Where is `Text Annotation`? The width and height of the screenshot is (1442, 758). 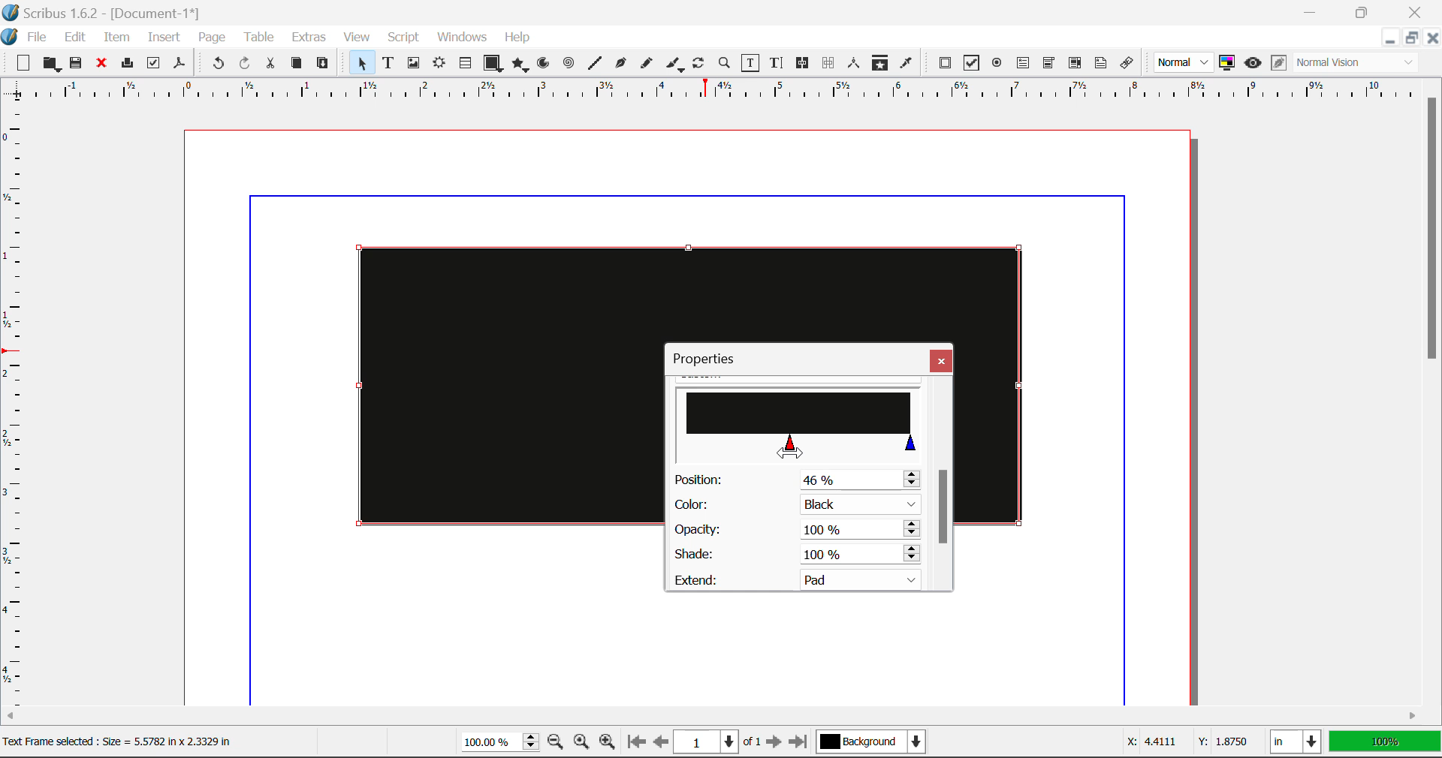 Text Annotation is located at coordinates (1103, 64).